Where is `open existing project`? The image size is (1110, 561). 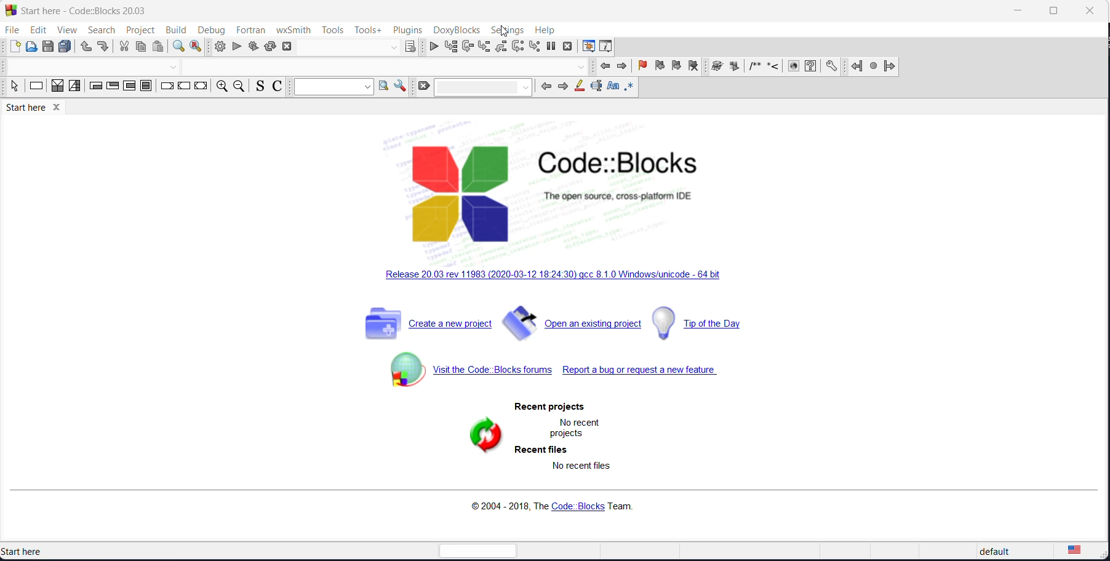
open existing project is located at coordinates (575, 324).